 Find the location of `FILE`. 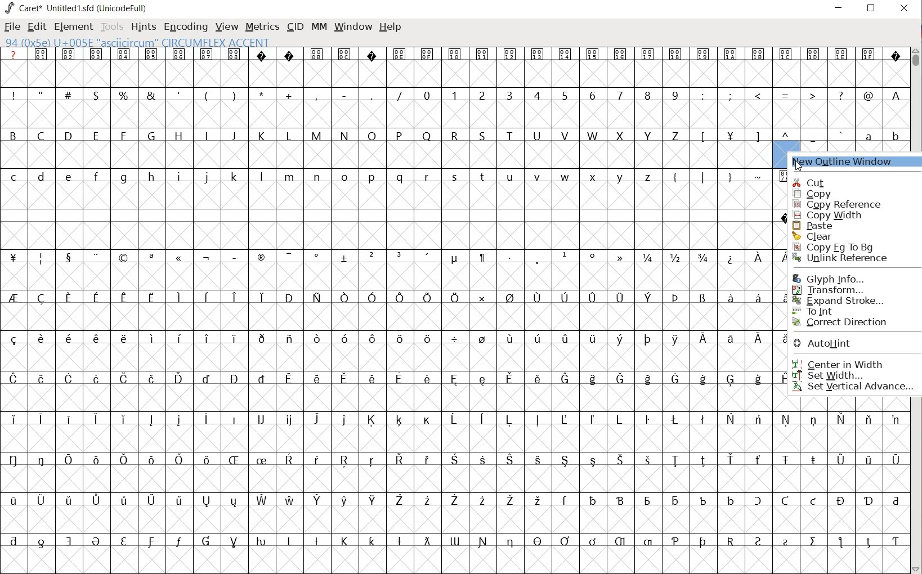

FILE is located at coordinates (11, 28).